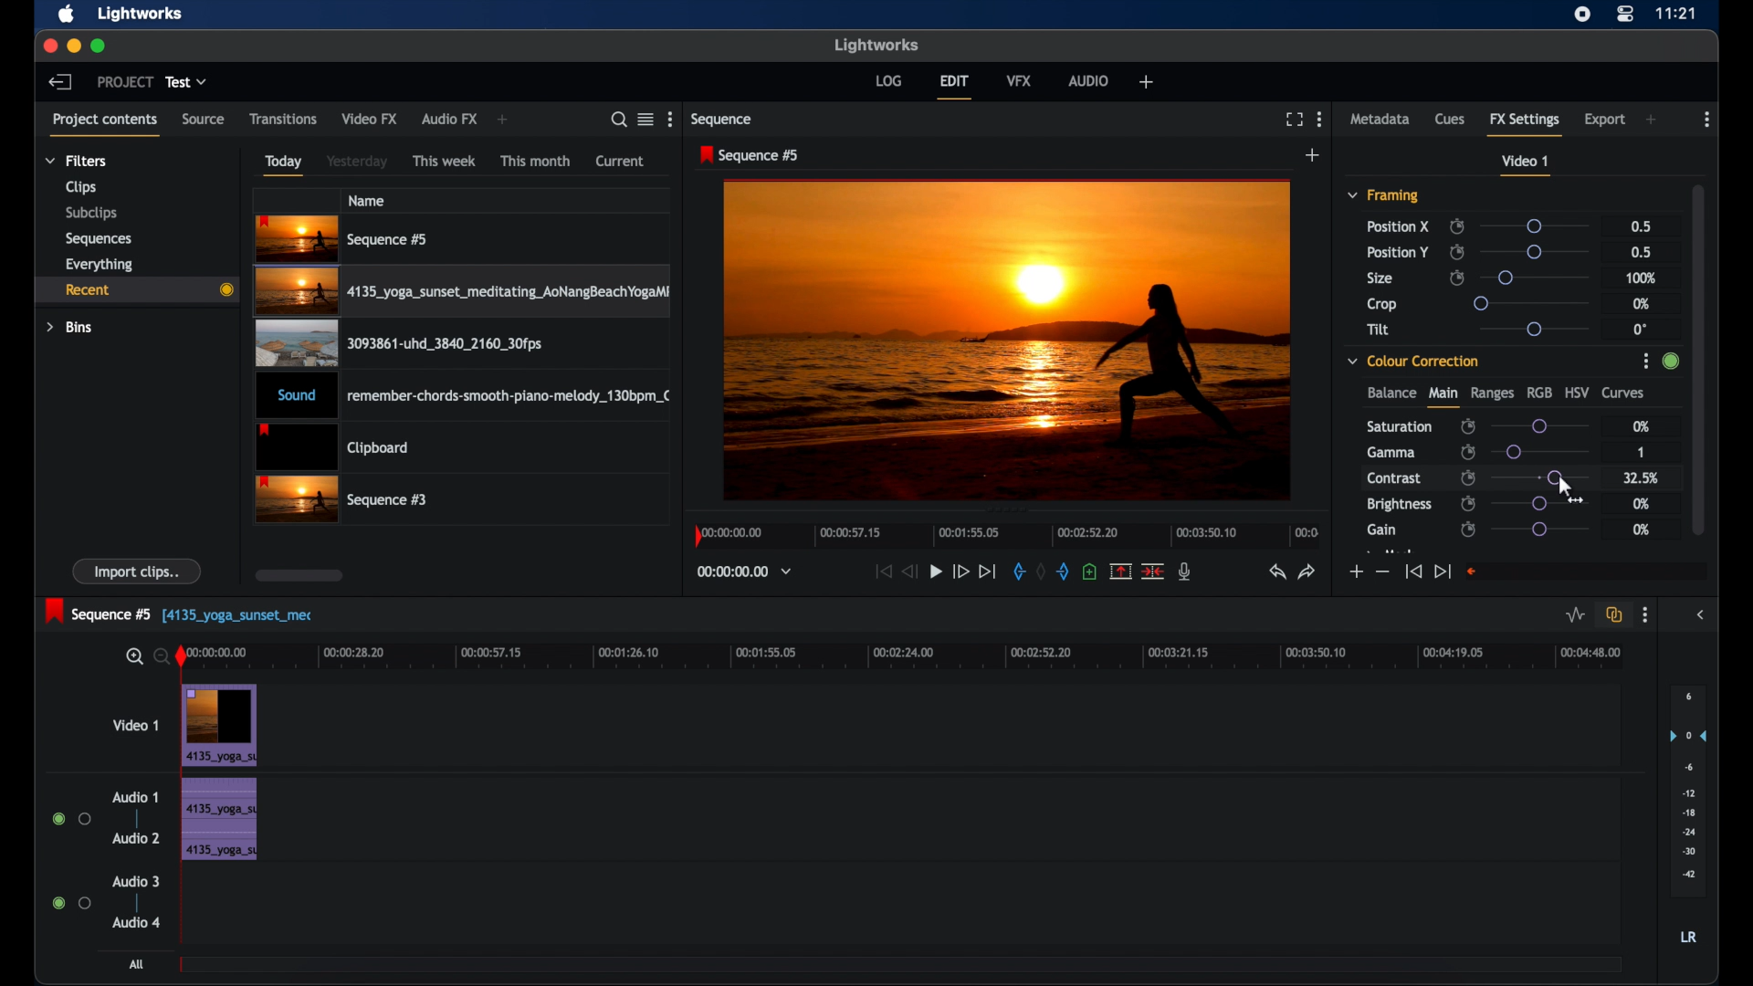 The image size is (1753, 986). Describe the element at coordinates (1468, 477) in the screenshot. I see `enable/disable keyframes` at that location.